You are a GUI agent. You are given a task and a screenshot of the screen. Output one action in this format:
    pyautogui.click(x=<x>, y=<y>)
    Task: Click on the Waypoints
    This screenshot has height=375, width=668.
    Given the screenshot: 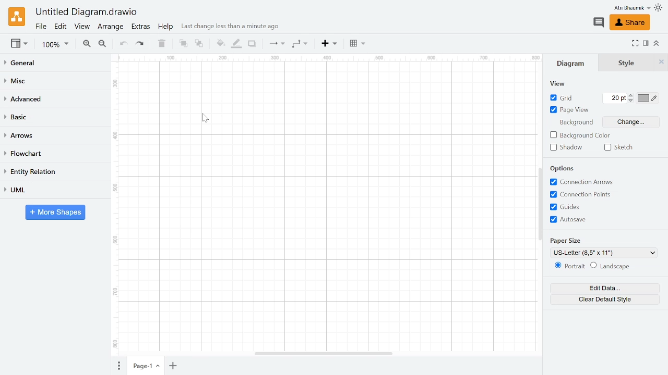 What is the action you would take?
    pyautogui.click(x=300, y=44)
    